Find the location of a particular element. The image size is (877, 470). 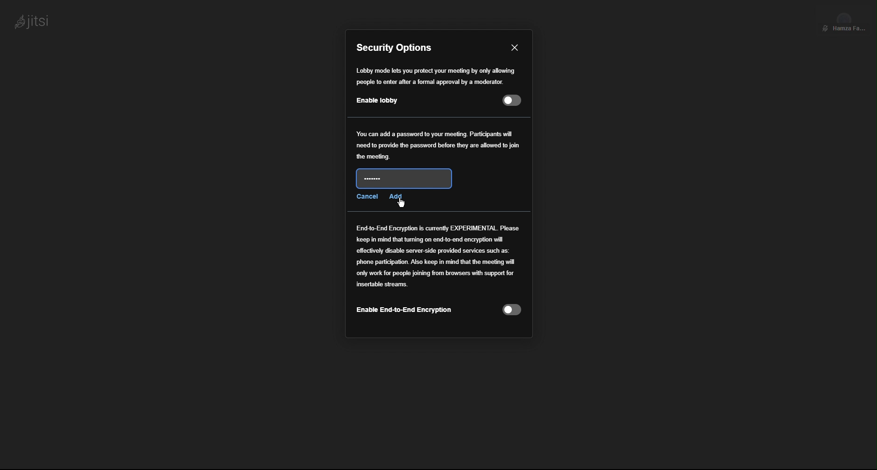

Cursor is located at coordinates (403, 203).